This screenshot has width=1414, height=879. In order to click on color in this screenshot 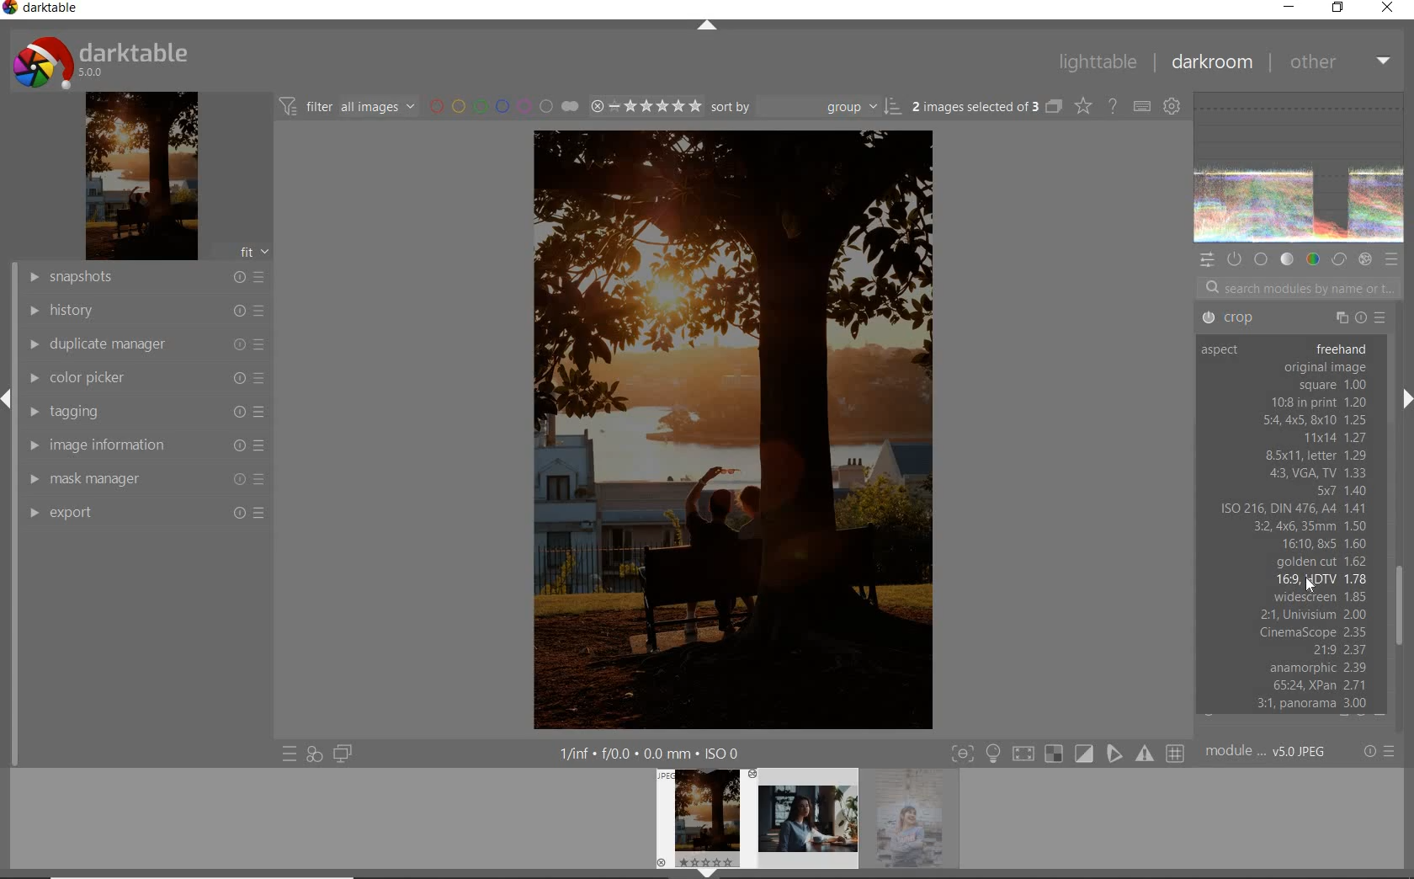, I will do `click(1312, 260)`.